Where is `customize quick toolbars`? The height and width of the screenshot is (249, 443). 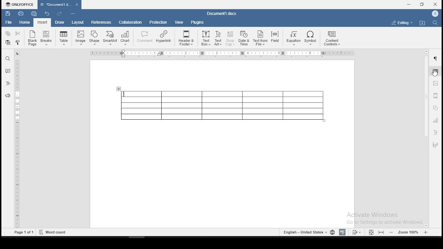
customize quick toolbars is located at coordinates (73, 14).